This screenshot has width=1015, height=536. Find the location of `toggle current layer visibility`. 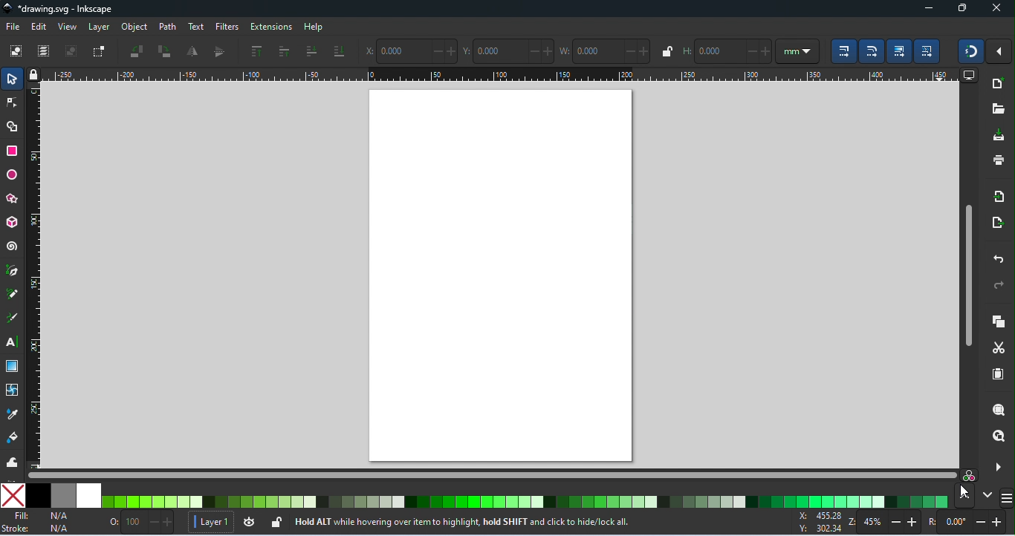

toggle current layer visibility is located at coordinates (248, 521).